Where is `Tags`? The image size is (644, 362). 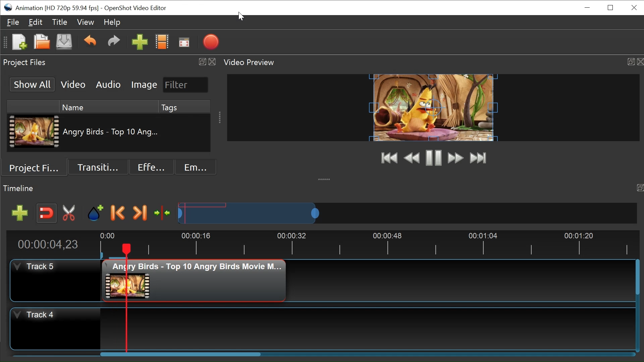
Tags is located at coordinates (185, 107).